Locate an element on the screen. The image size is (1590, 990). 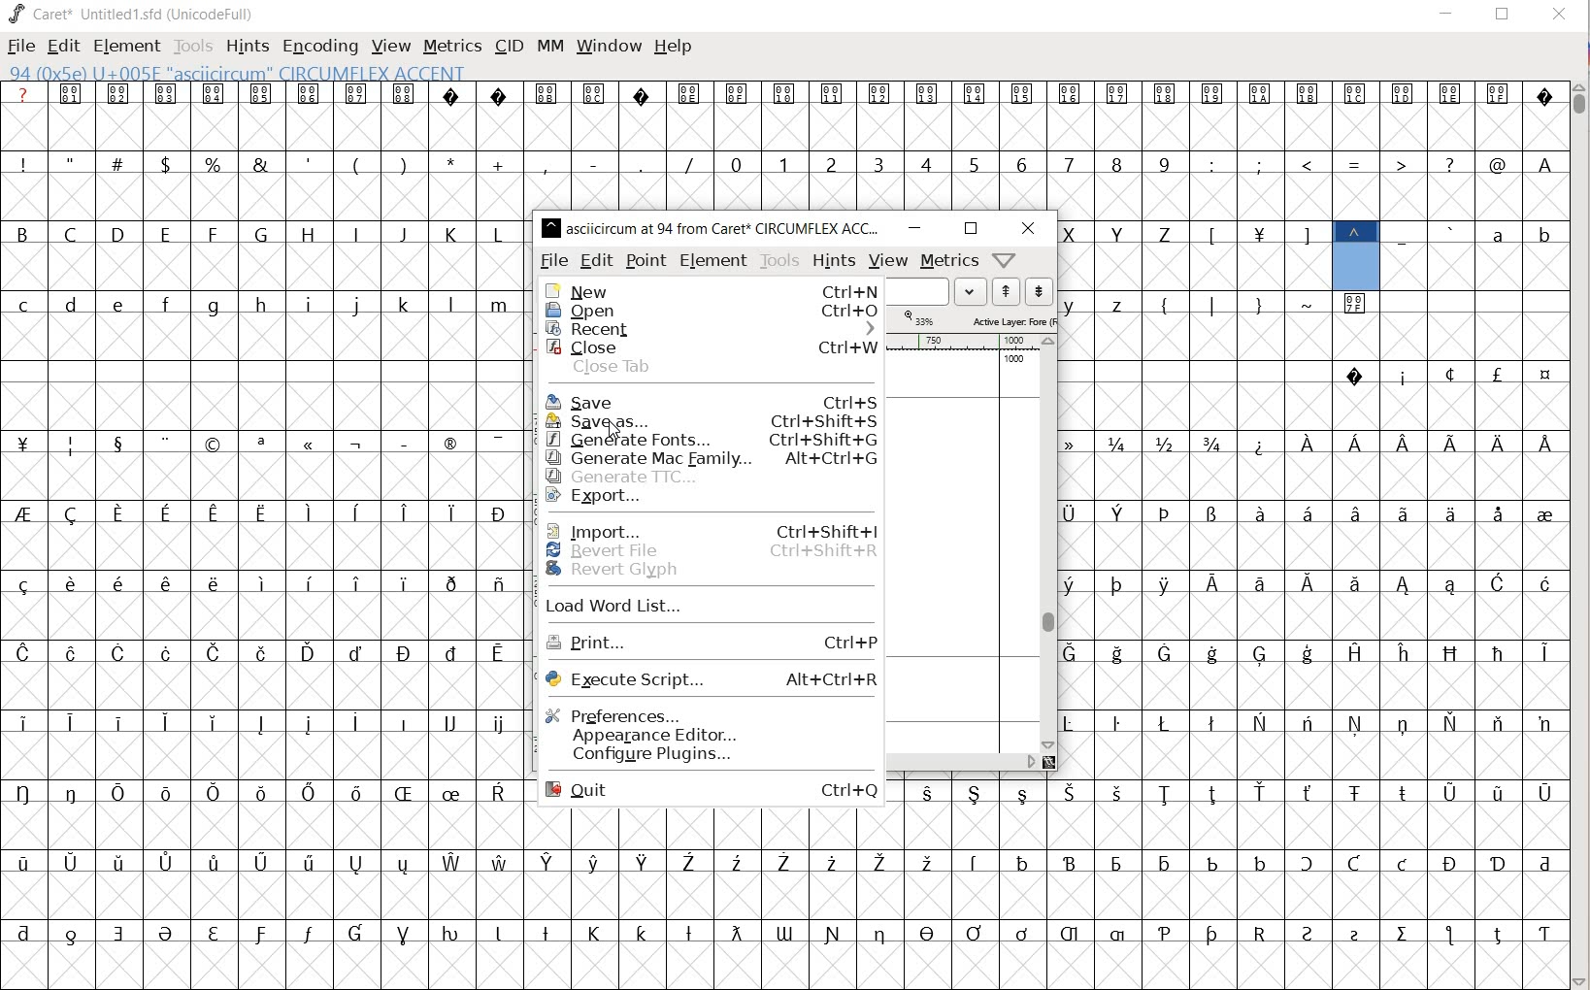
new is located at coordinates (710, 290).